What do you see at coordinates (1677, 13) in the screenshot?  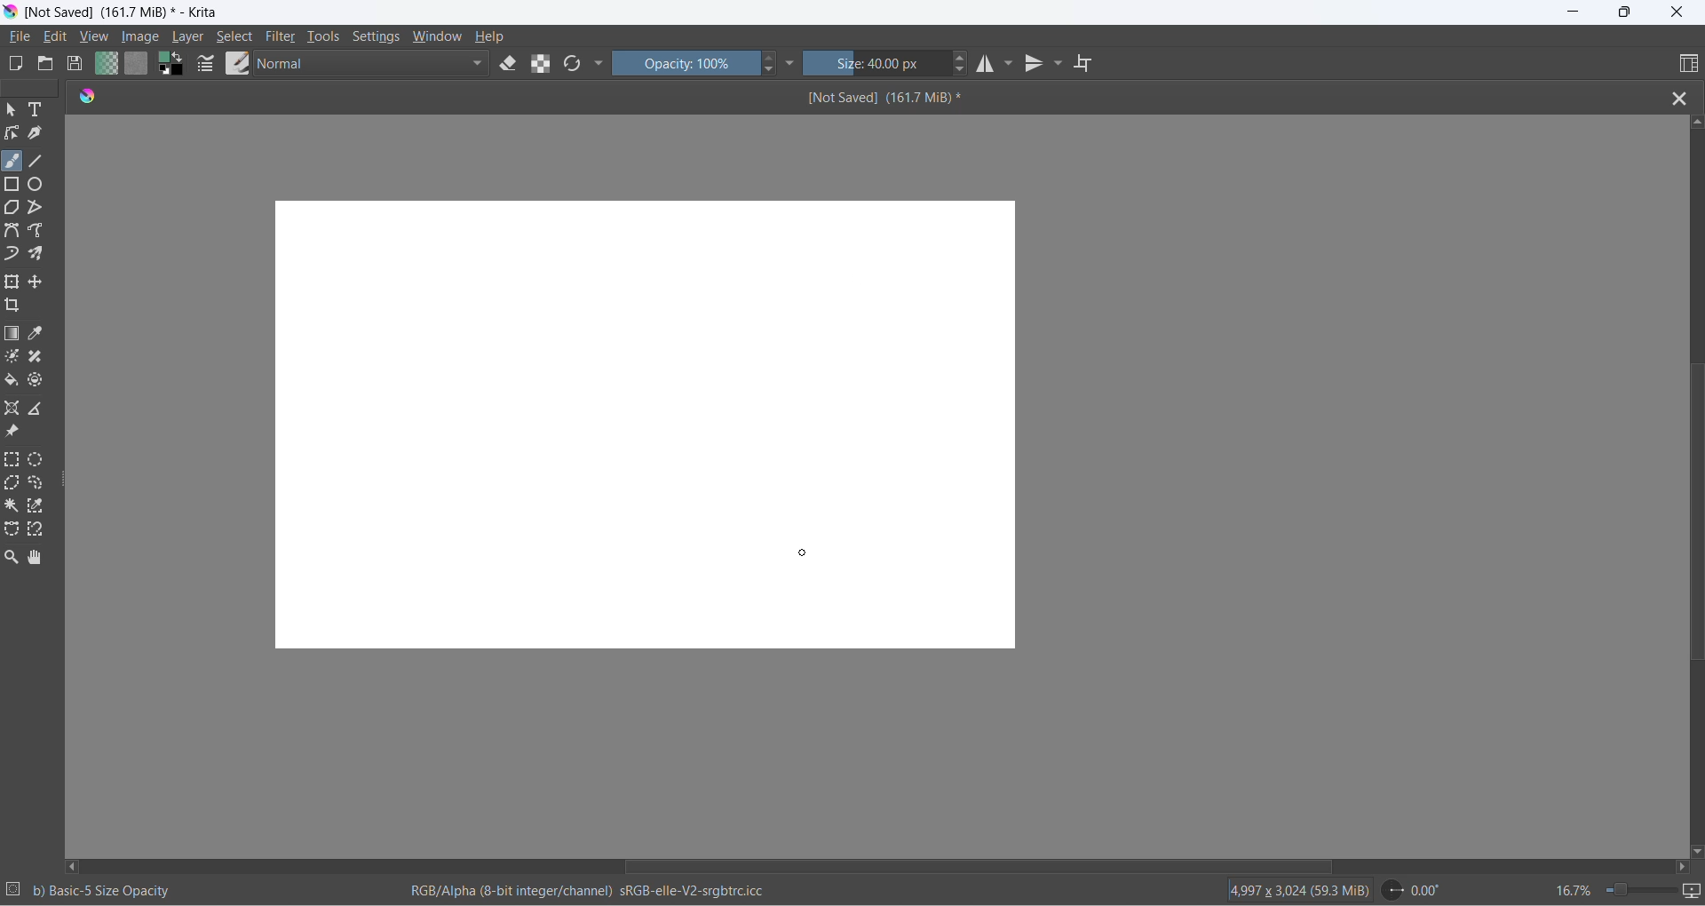 I see `close` at bounding box center [1677, 13].